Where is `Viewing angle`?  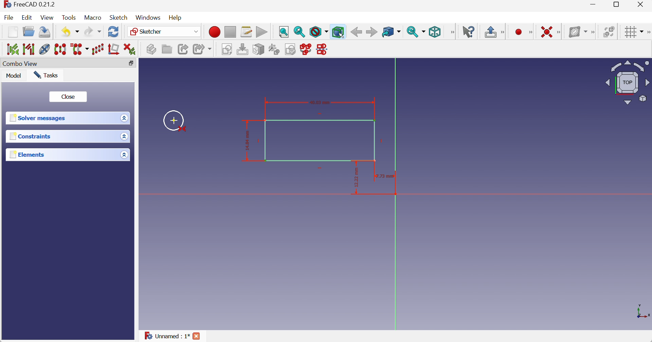
Viewing angle is located at coordinates (627, 83).